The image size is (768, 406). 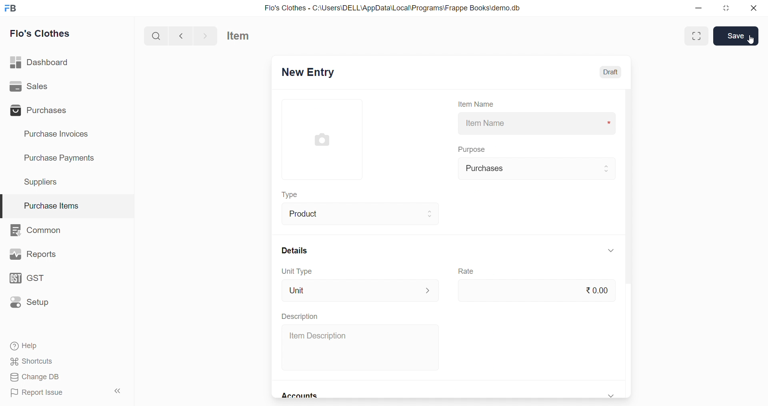 What do you see at coordinates (631, 243) in the screenshot?
I see `scroll bar` at bounding box center [631, 243].